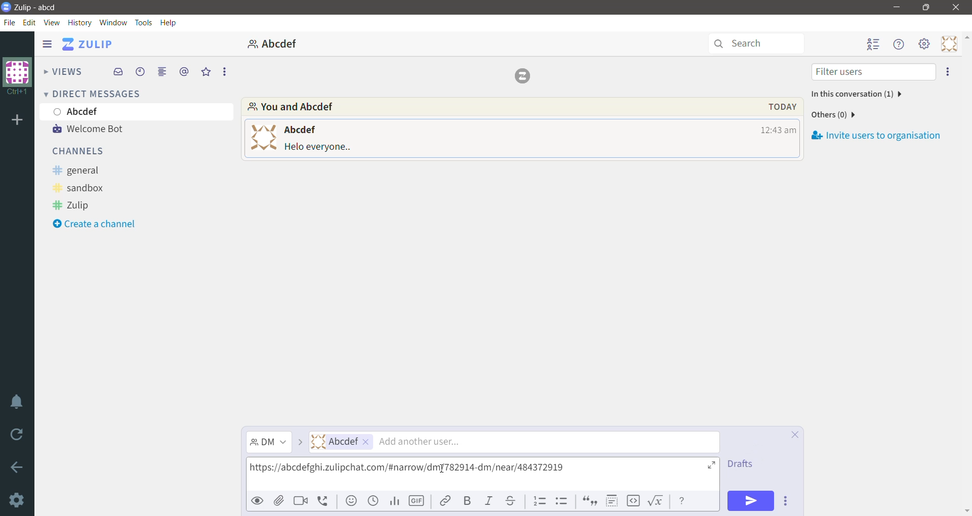  What do you see at coordinates (47, 44) in the screenshot?
I see `Show/Hide left sidebar` at bounding box center [47, 44].